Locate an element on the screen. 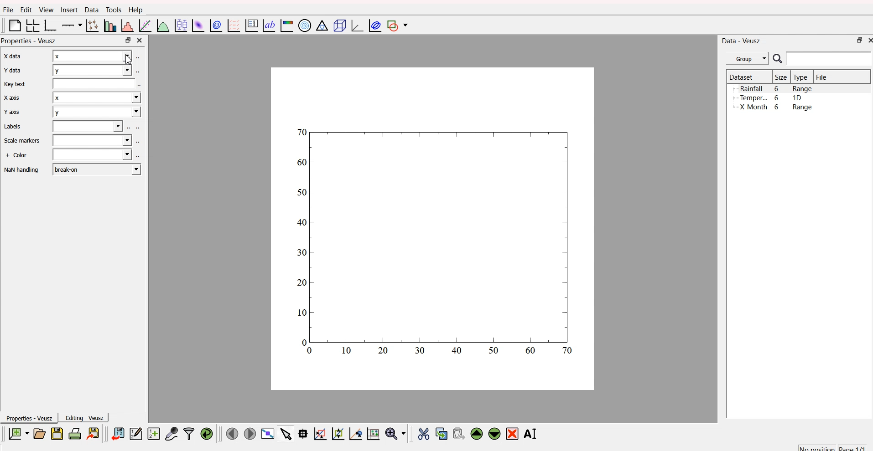  paste the widget from the clipboard is located at coordinates (458, 433).